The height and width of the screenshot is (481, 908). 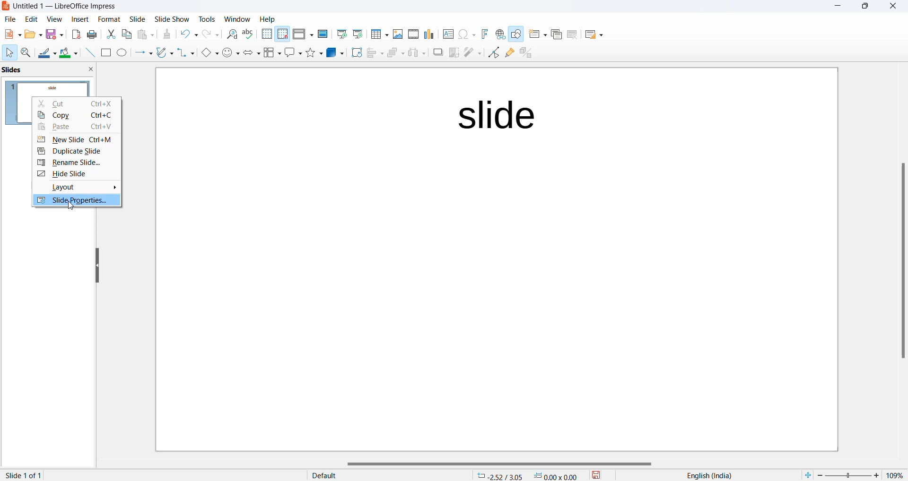 What do you see at coordinates (89, 53) in the screenshot?
I see `line input elements` at bounding box center [89, 53].